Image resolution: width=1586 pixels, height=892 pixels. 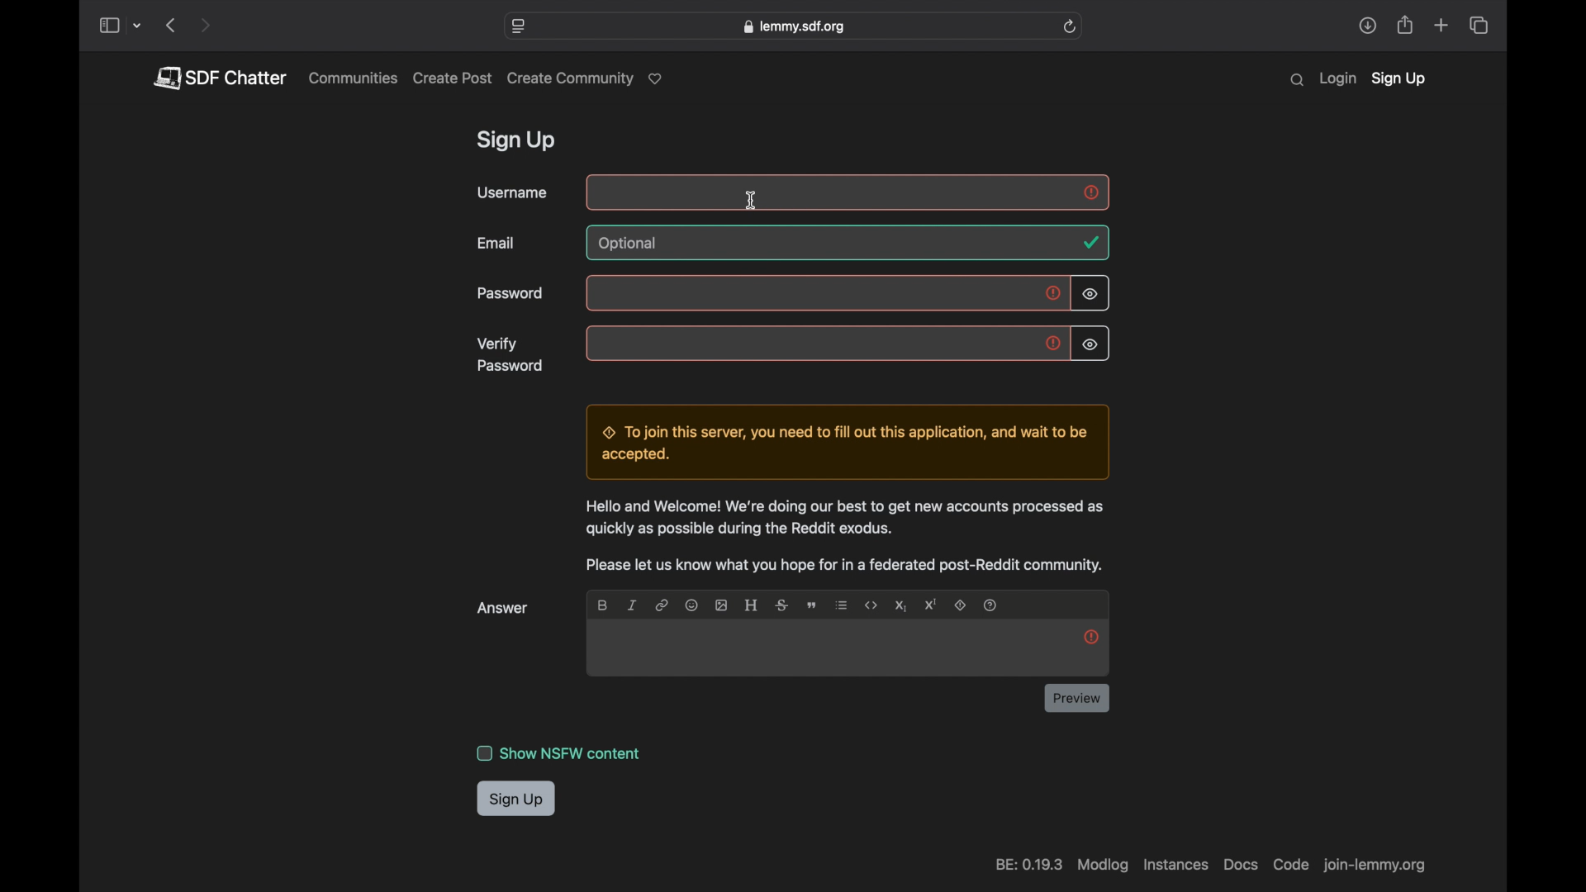 I want to click on username, so click(x=512, y=192).